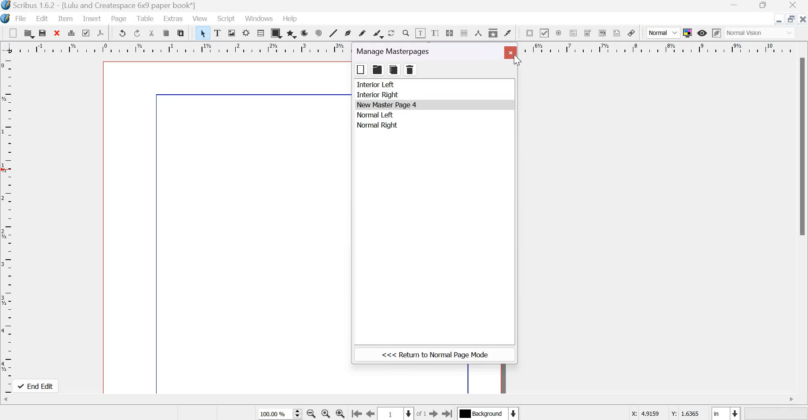  What do you see at coordinates (587, 33) in the screenshot?
I see `PDF combo box` at bounding box center [587, 33].